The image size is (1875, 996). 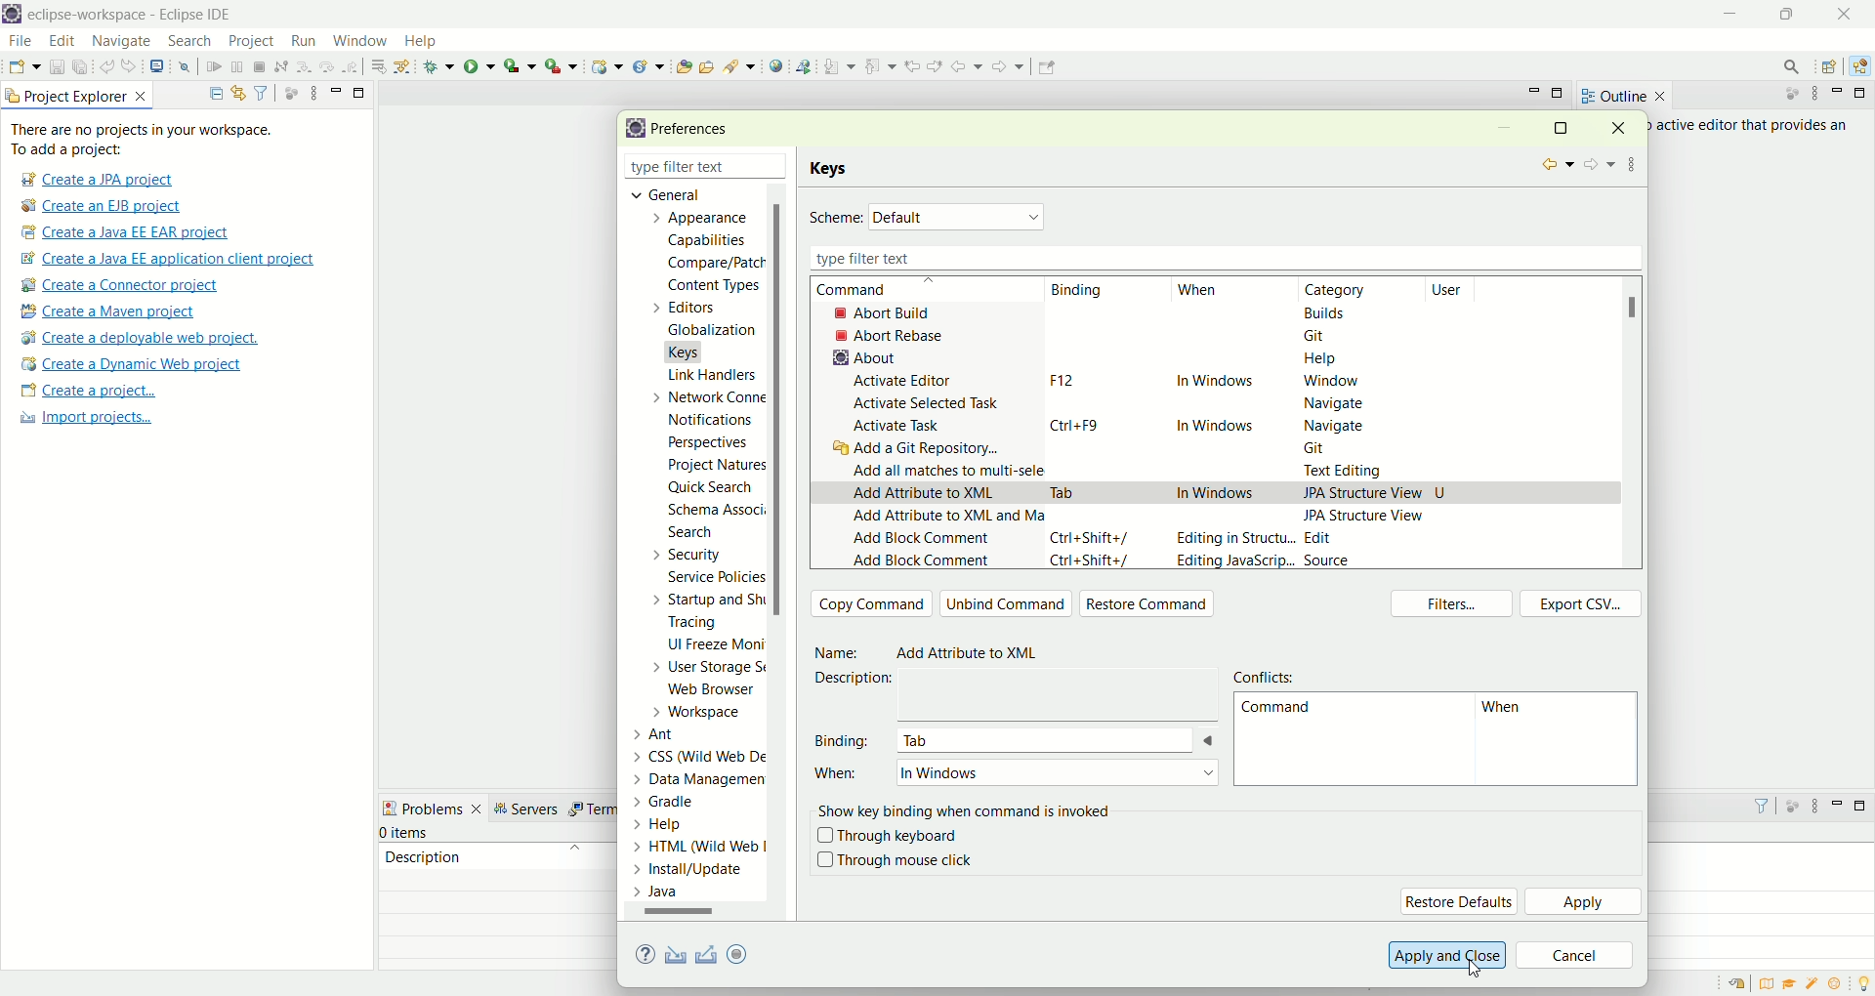 What do you see at coordinates (1813, 94) in the screenshot?
I see `view menu` at bounding box center [1813, 94].